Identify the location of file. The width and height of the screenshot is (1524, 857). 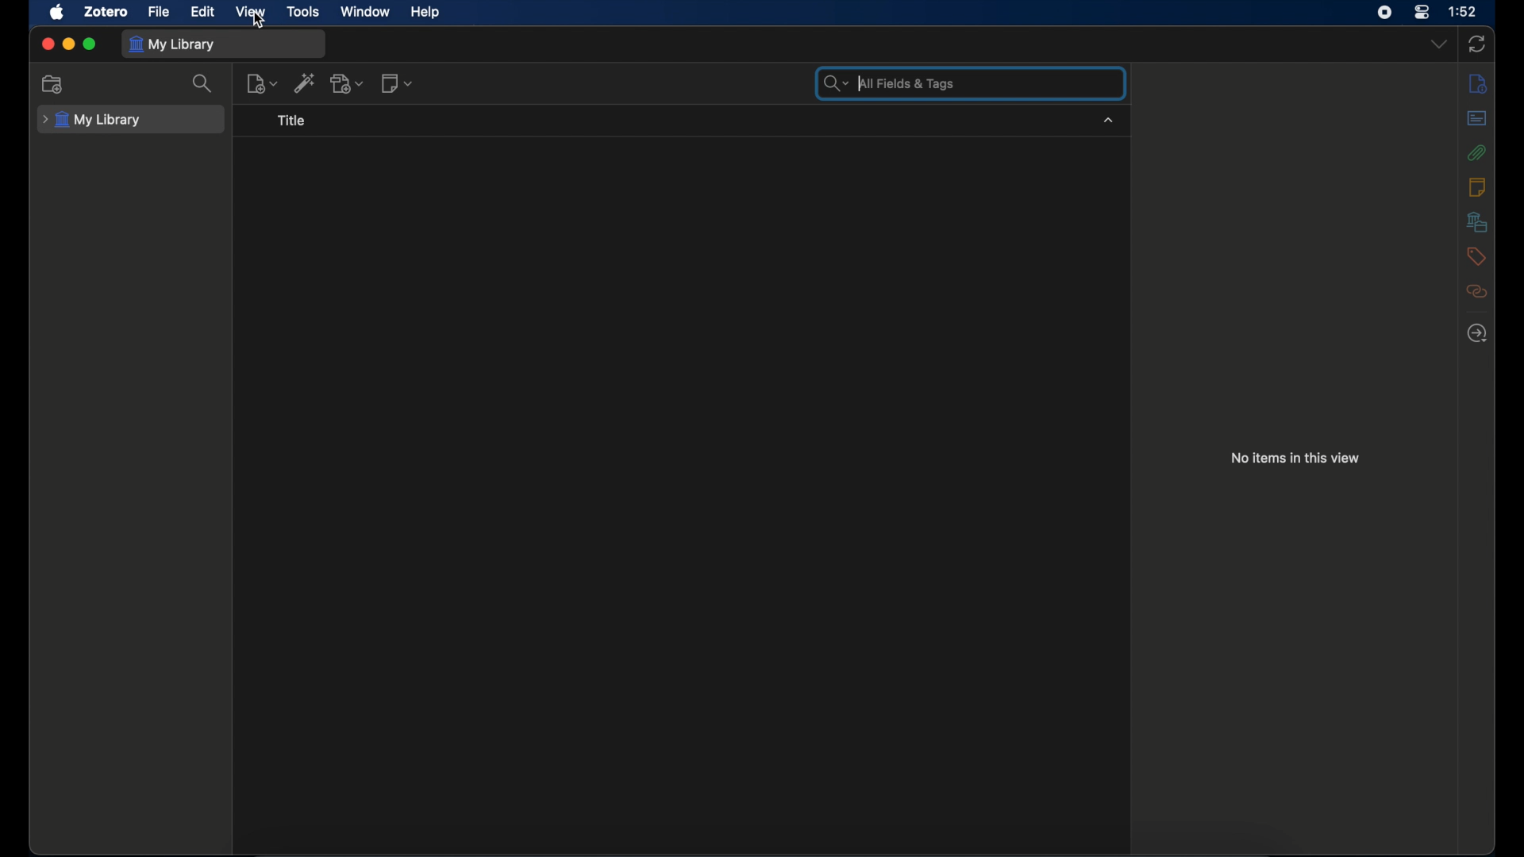
(160, 10).